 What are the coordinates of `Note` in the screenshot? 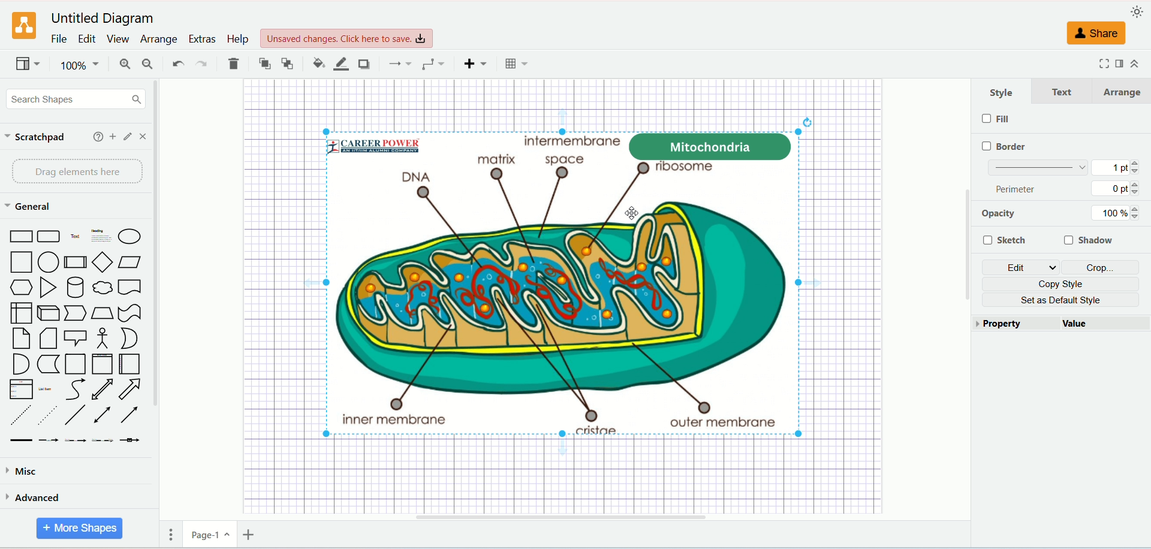 It's located at (49, 339).